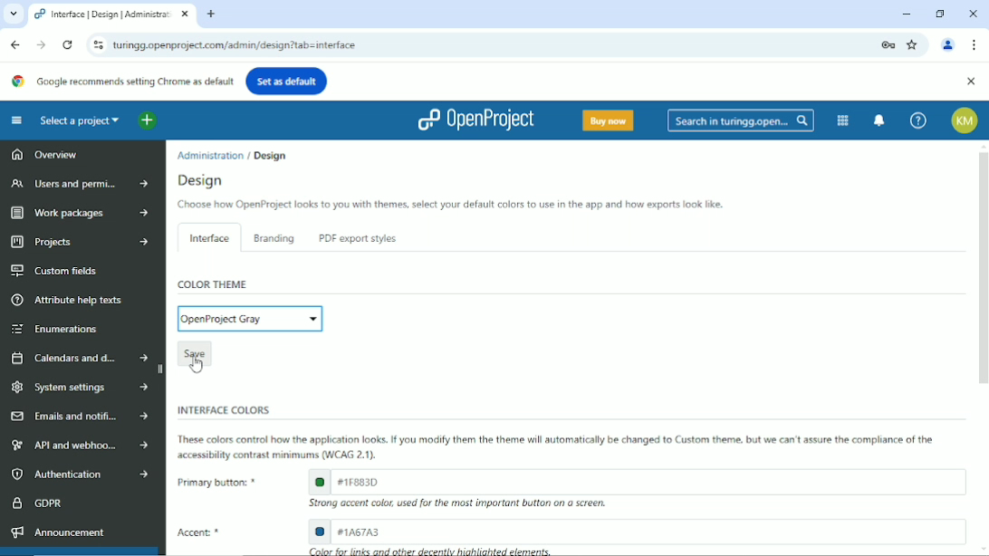 The height and width of the screenshot is (556, 989). Describe the element at coordinates (973, 12) in the screenshot. I see `Close` at that location.